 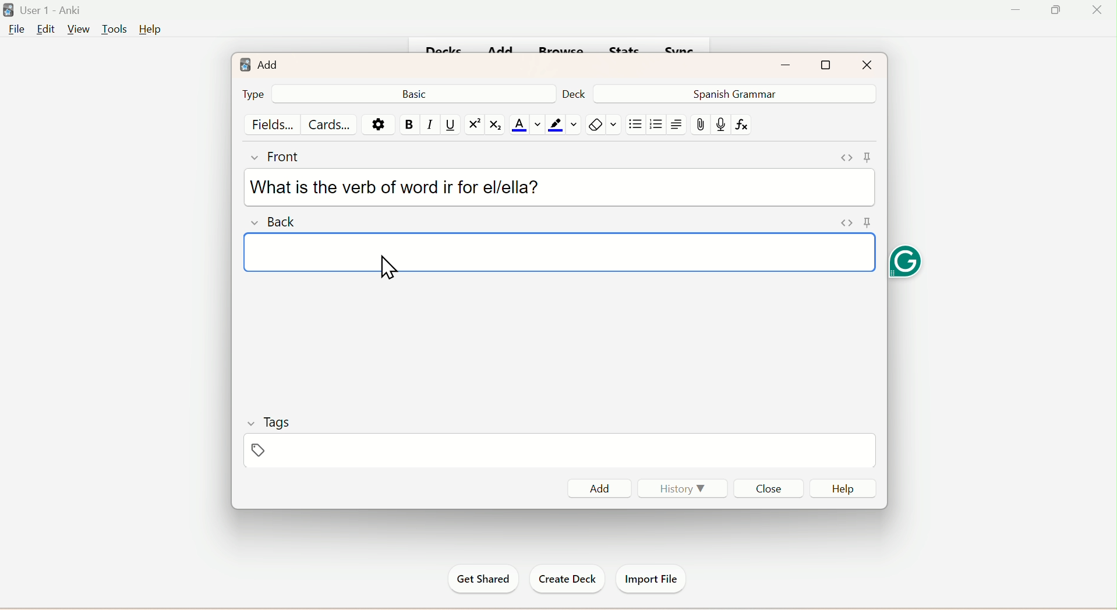 What do you see at coordinates (525, 125) in the screenshot?
I see `Text Color` at bounding box center [525, 125].